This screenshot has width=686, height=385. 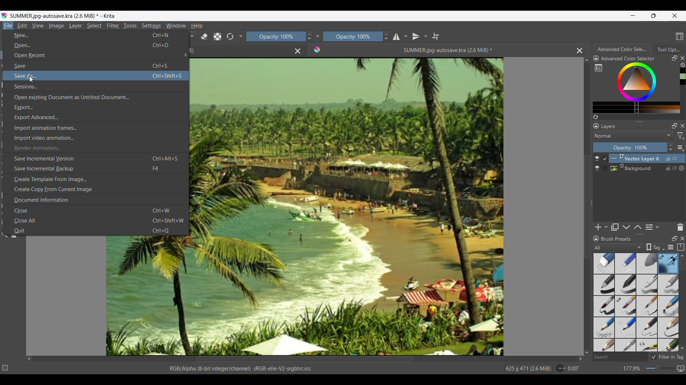 I want to click on Save incremental backup, so click(x=96, y=169).